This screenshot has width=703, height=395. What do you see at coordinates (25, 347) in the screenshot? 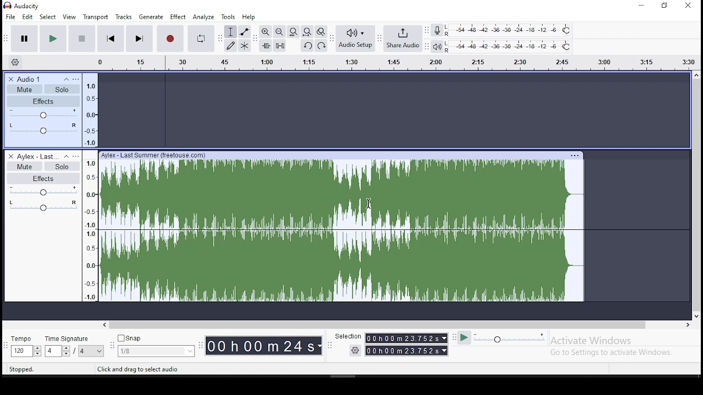
I see `tempo` at bounding box center [25, 347].